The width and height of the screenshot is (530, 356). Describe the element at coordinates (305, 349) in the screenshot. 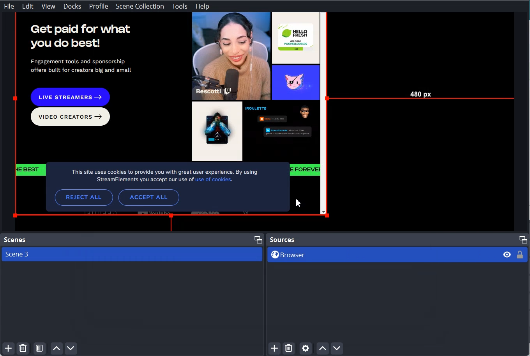

I see `Open Source Settings` at that location.